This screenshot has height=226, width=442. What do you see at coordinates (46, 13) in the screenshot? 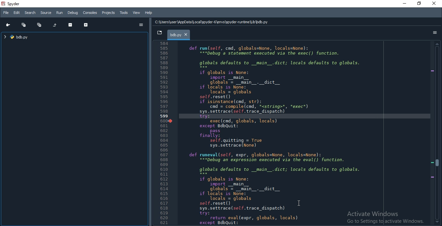
I see `Source` at bounding box center [46, 13].